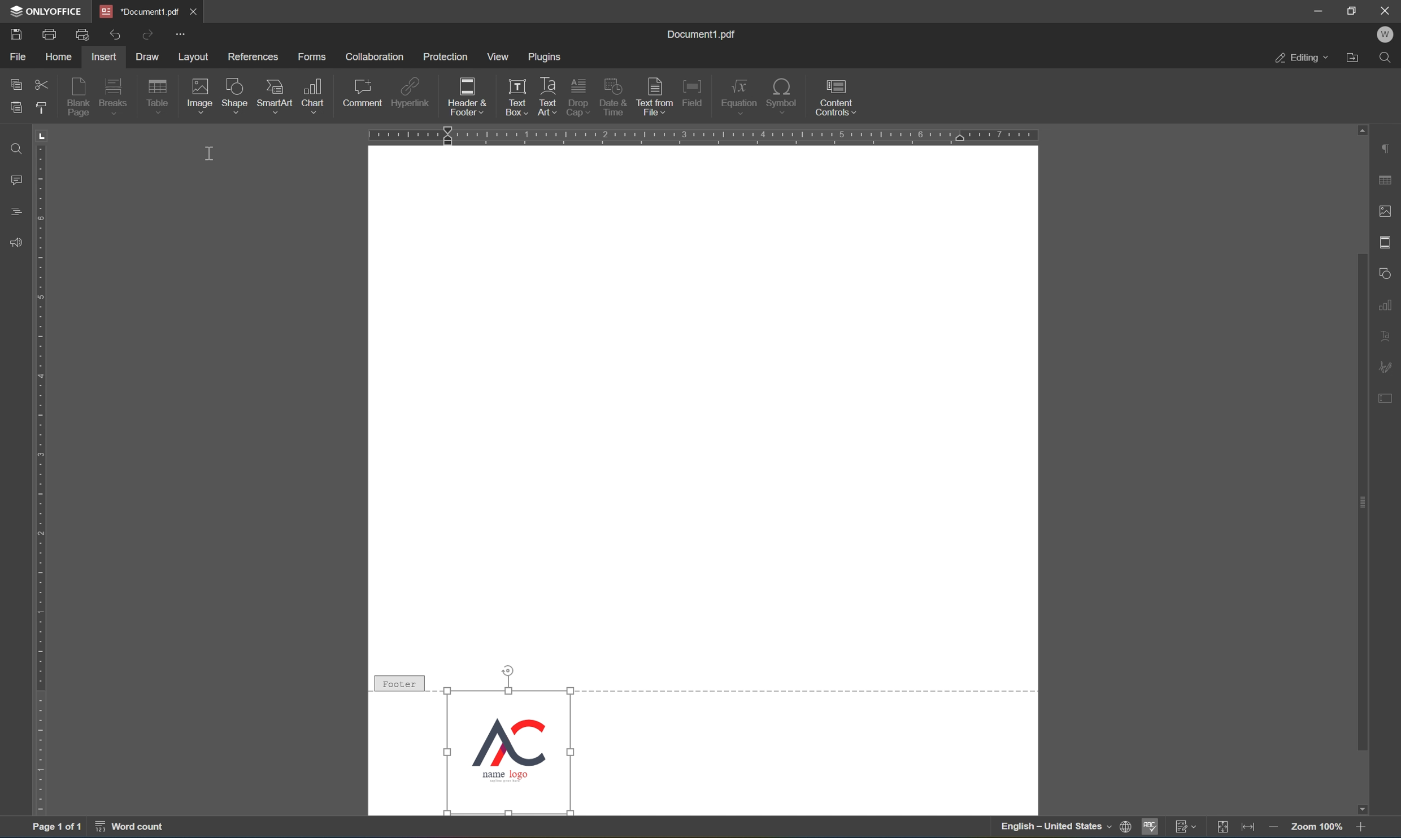 This screenshot has width=1401, height=838. What do you see at coordinates (1388, 241) in the screenshot?
I see `header & footer settings` at bounding box center [1388, 241].